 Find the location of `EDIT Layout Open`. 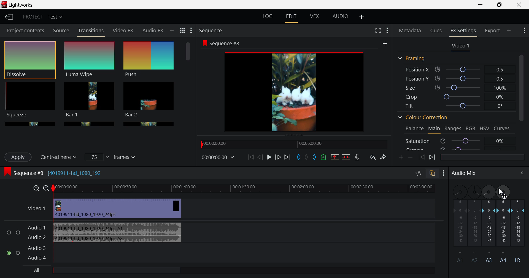

EDIT Layout Open is located at coordinates (291, 18).